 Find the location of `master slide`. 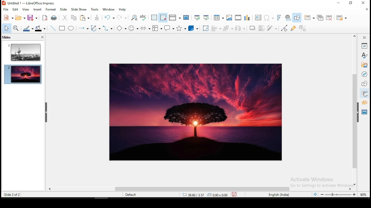

master slide is located at coordinates (186, 18).